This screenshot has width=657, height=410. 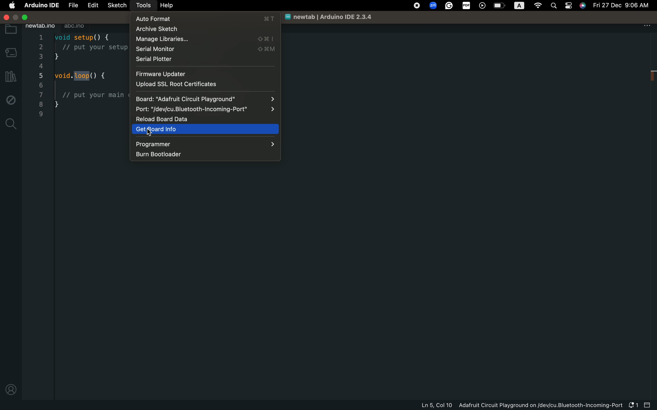 What do you see at coordinates (433, 6) in the screenshot?
I see `Zoom` at bounding box center [433, 6].